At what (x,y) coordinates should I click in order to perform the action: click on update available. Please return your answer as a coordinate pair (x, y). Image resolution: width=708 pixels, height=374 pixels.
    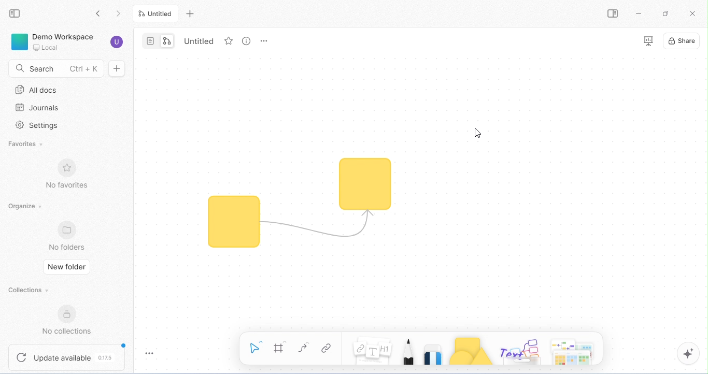
    Looking at the image, I should click on (68, 356).